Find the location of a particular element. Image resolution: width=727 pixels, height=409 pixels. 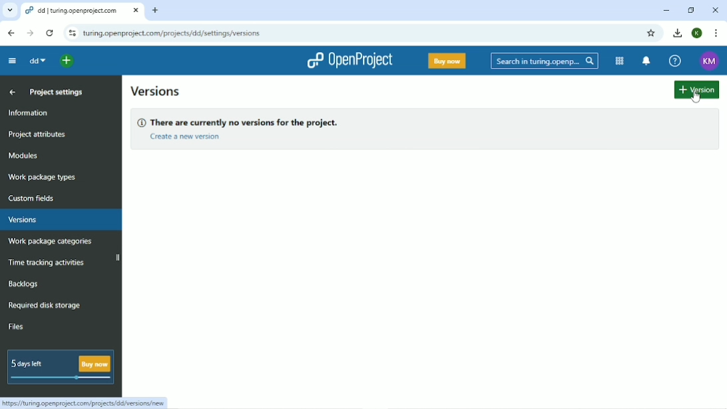

Forward is located at coordinates (31, 33).